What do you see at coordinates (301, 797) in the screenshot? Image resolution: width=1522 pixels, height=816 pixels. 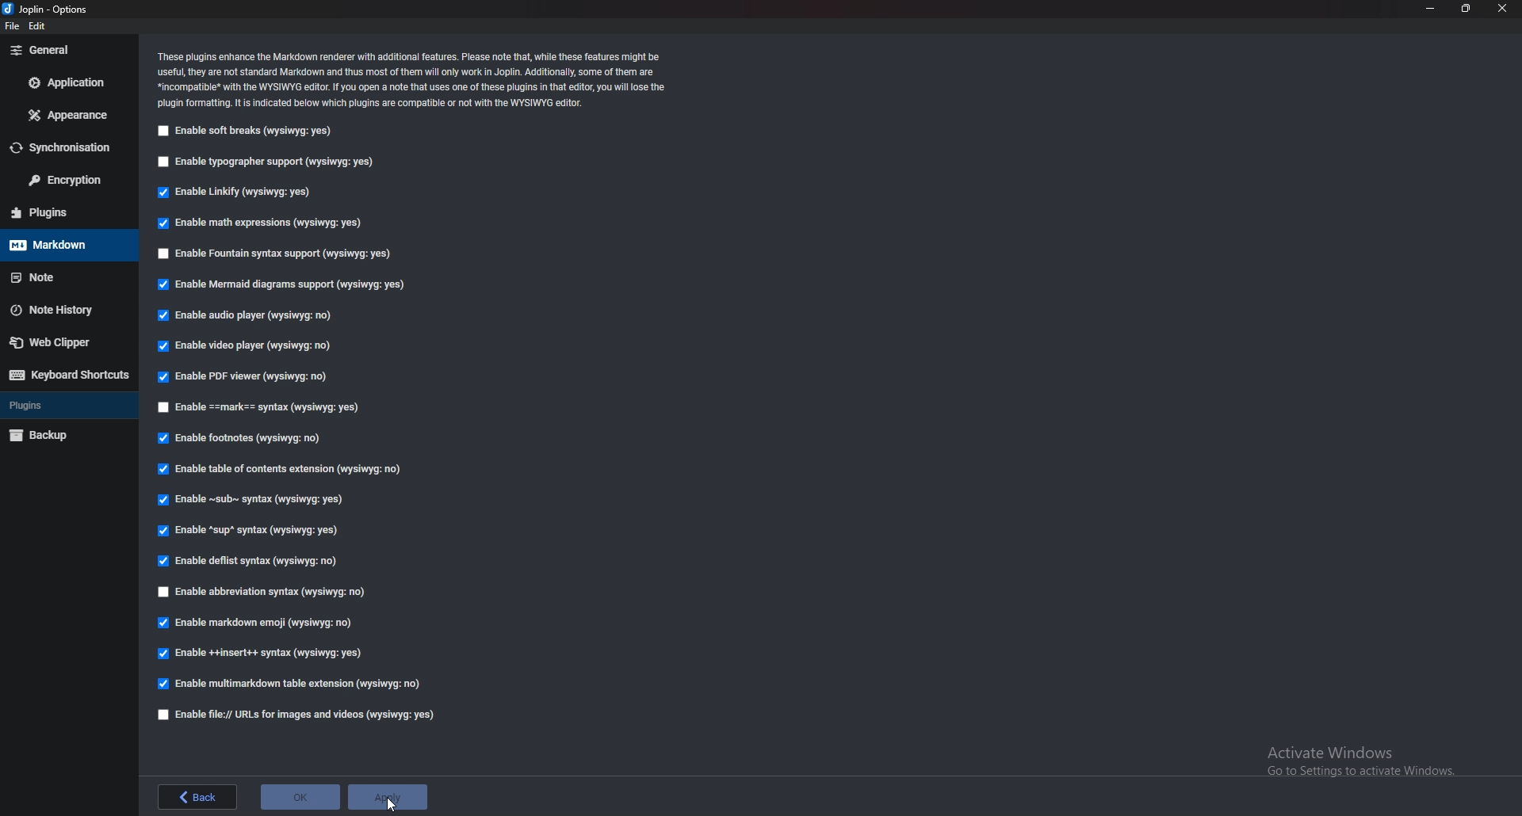 I see `ok` at bounding box center [301, 797].